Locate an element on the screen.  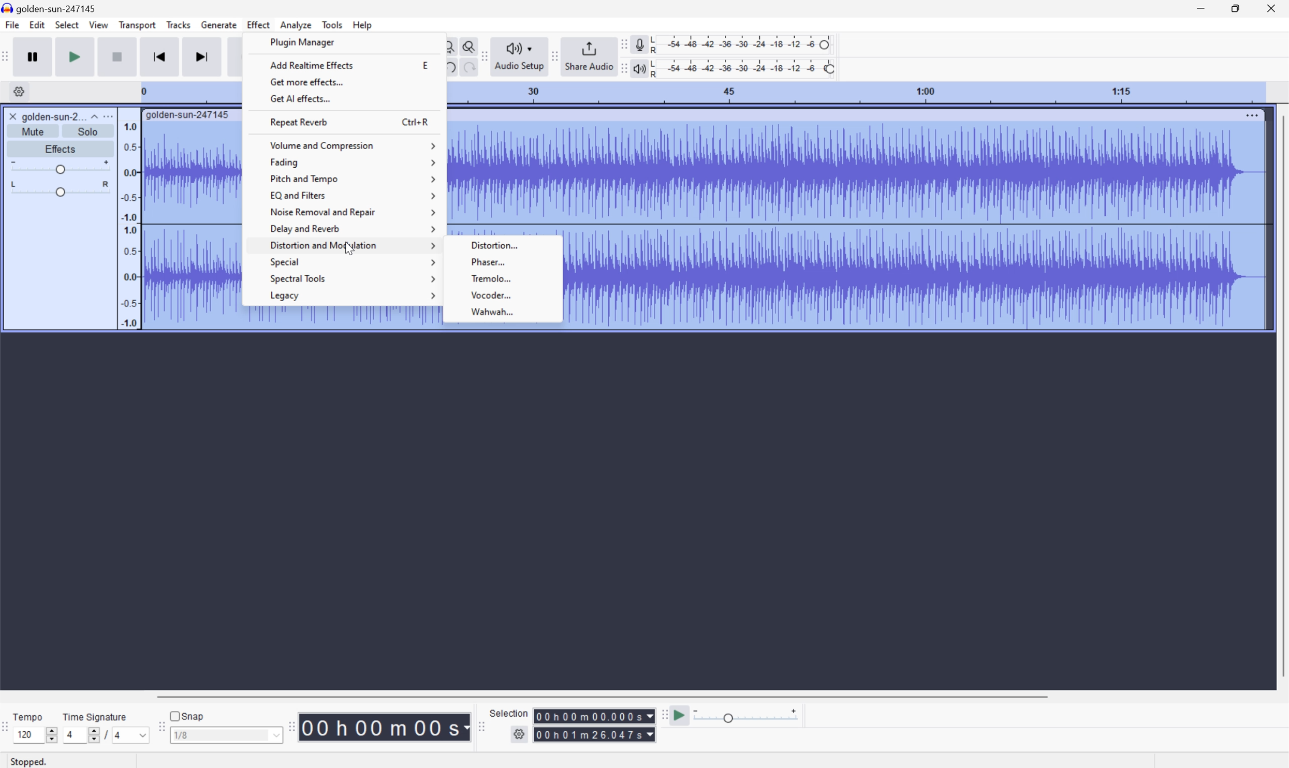
4 is located at coordinates (132, 735).